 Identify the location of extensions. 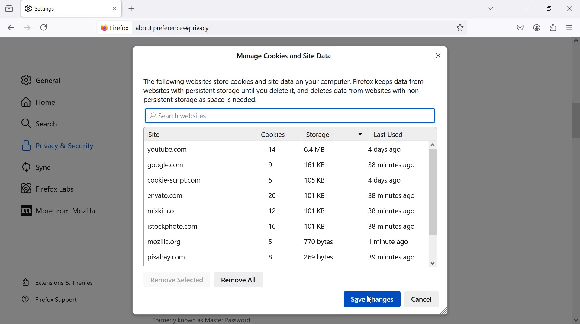
(553, 27).